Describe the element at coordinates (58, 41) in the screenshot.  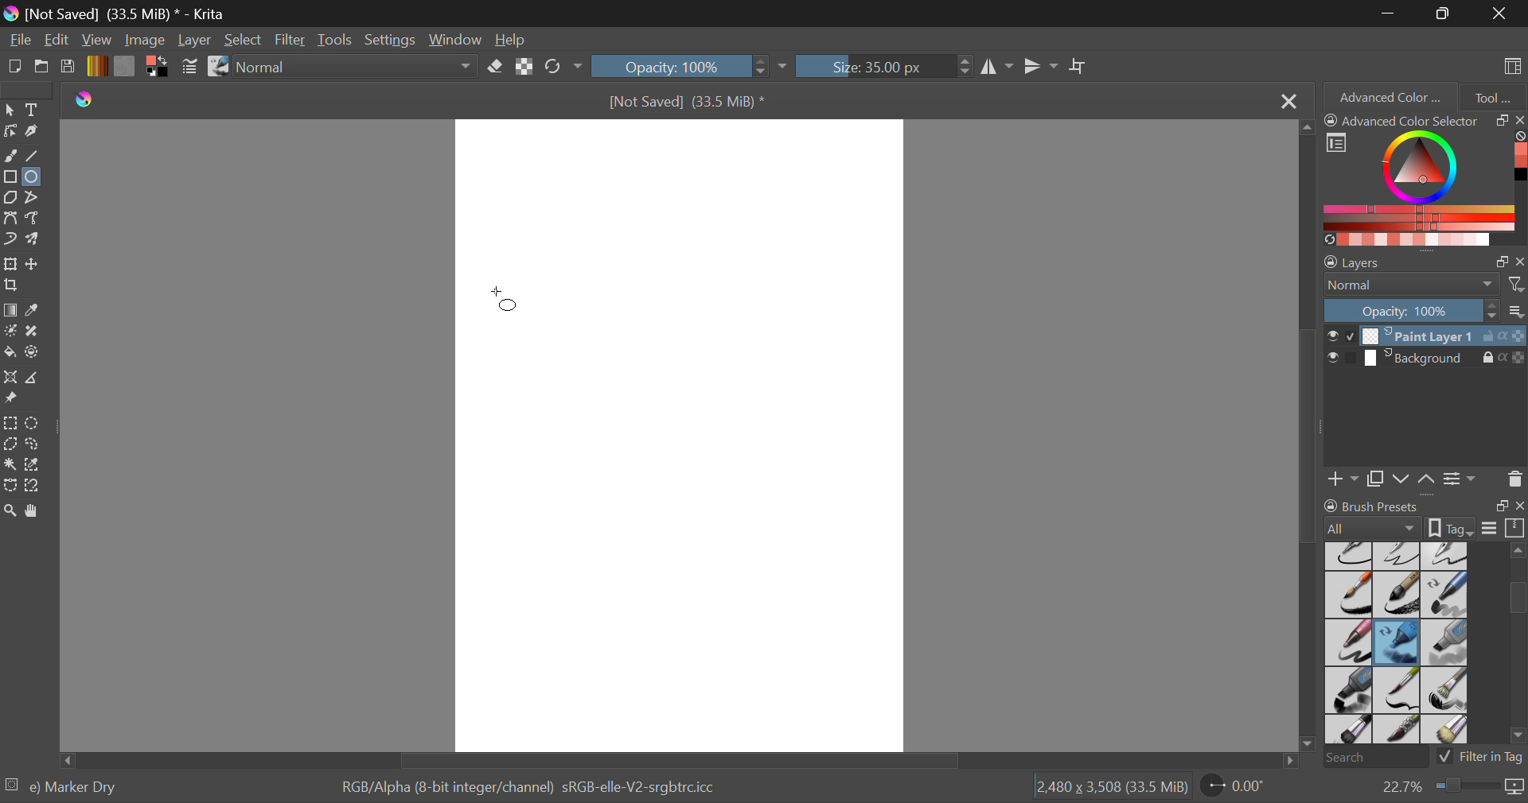
I see `` at that location.